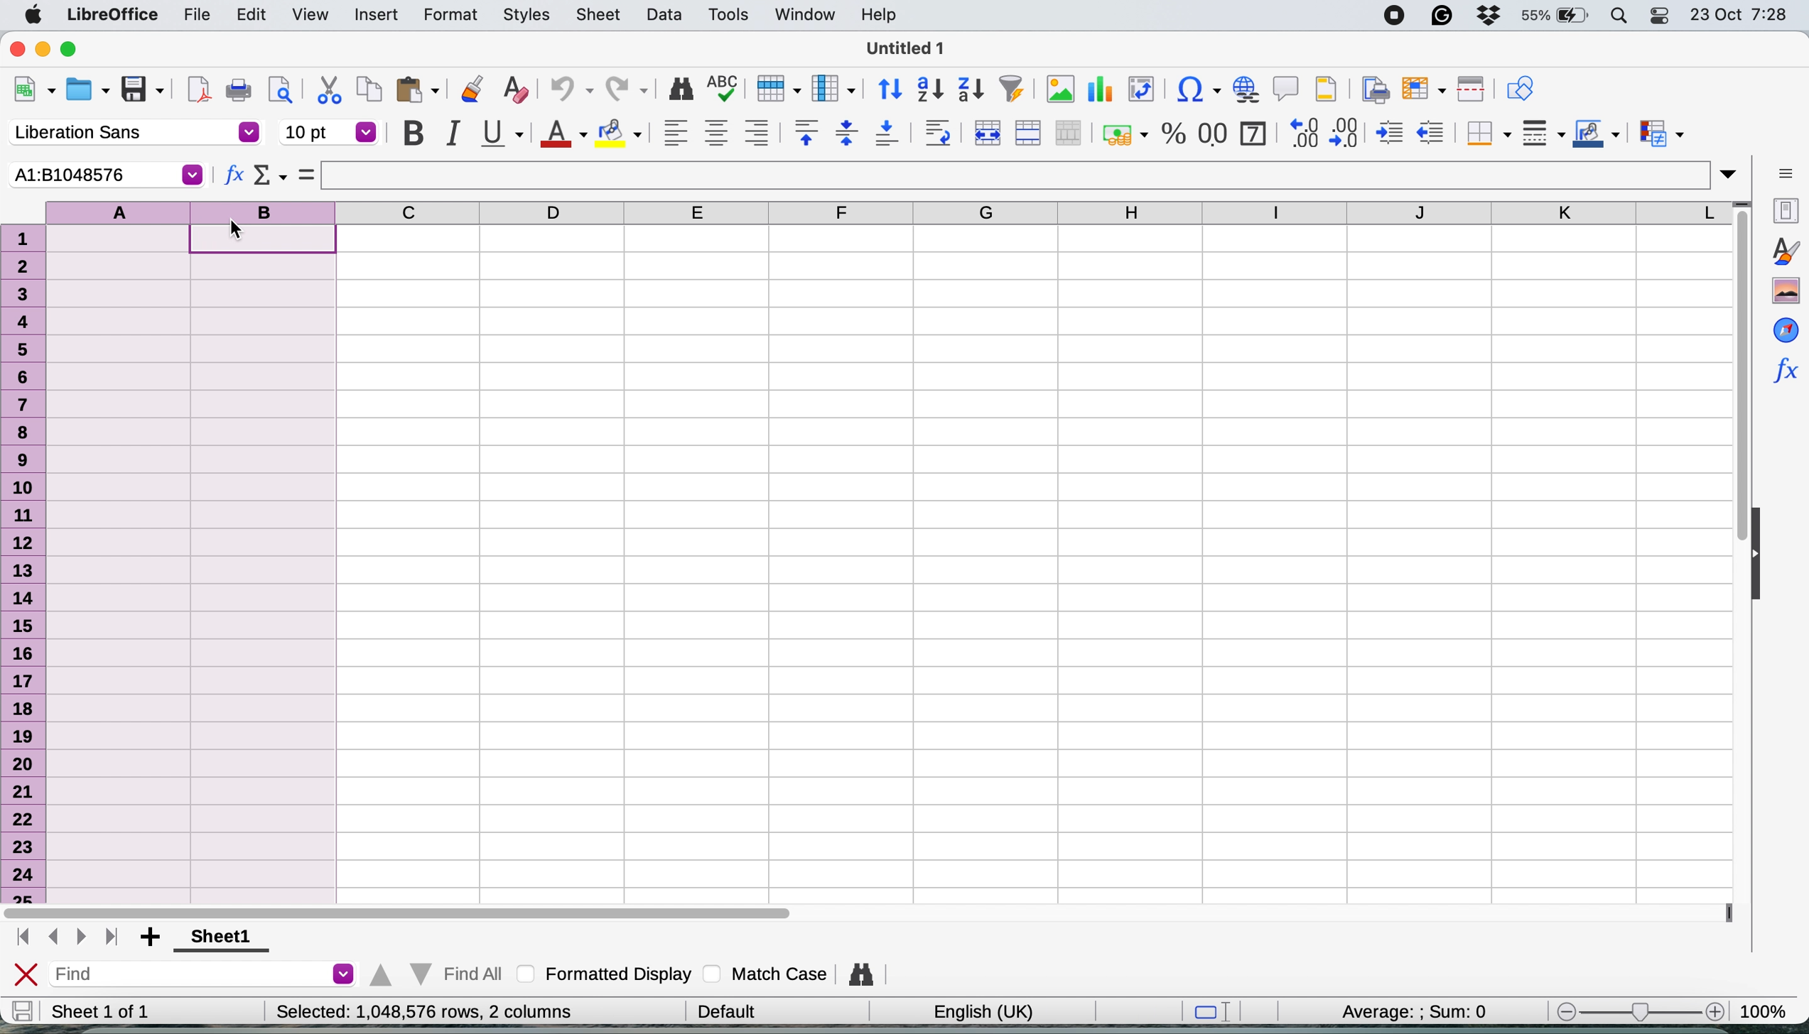  Describe the element at coordinates (150, 936) in the screenshot. I see `add sheet` at that location.